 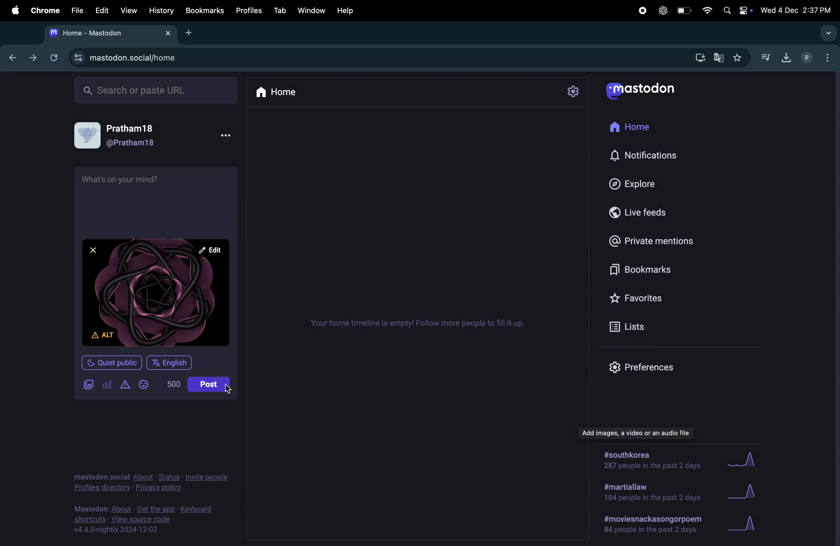 What do you see at coordinates (33, 57) in the screenshot?
I see `forward` at bounding box center [33, 57].